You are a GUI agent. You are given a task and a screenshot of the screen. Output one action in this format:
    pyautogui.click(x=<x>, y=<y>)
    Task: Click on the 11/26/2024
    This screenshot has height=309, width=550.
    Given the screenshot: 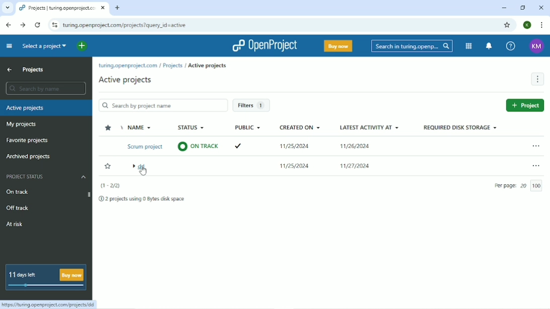 What is the action you would take?
    pyautogui.click(x=356, y=146)
    